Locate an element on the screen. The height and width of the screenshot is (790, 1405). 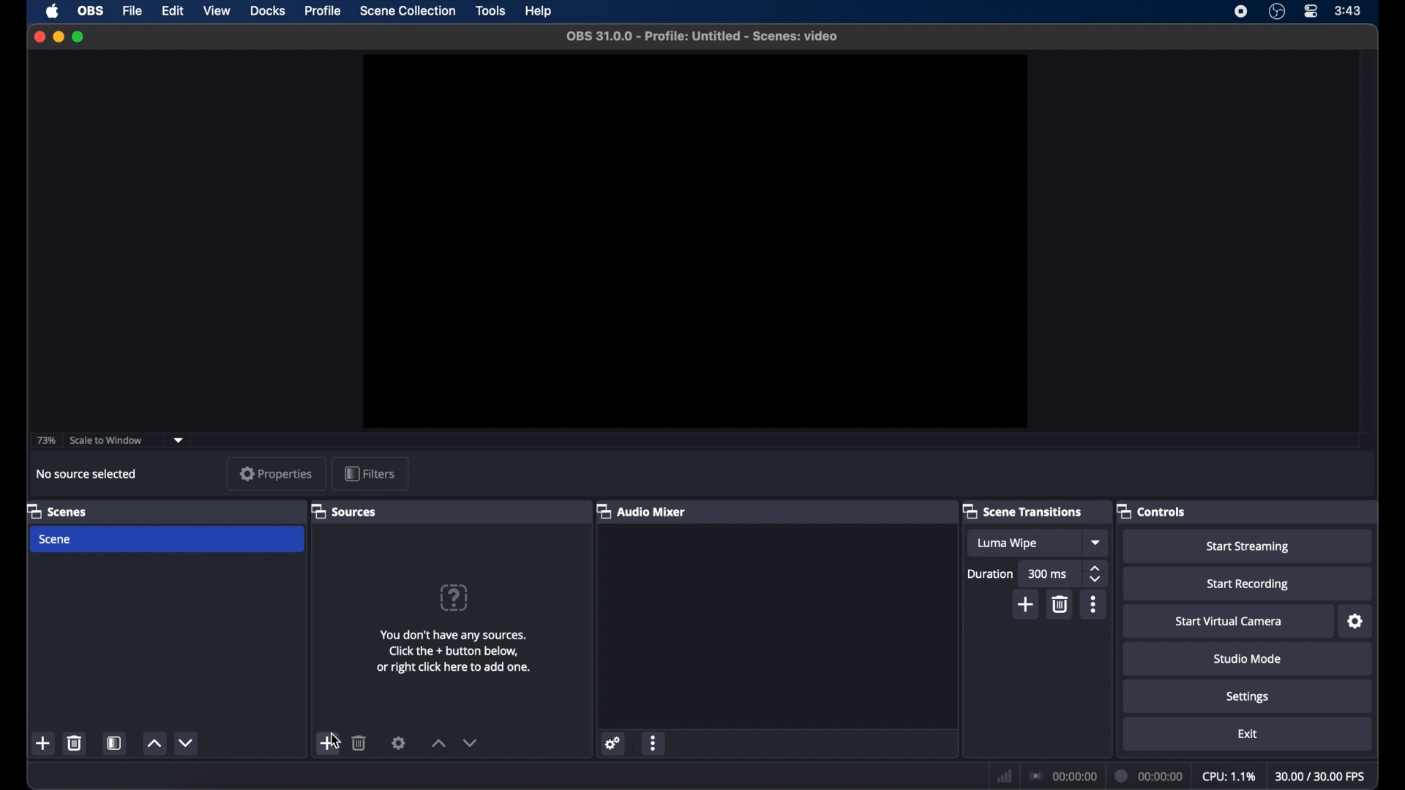
OBS 31.0.0 - Profile: Untitled - Scenes: video is located at coordinates (700, 37).